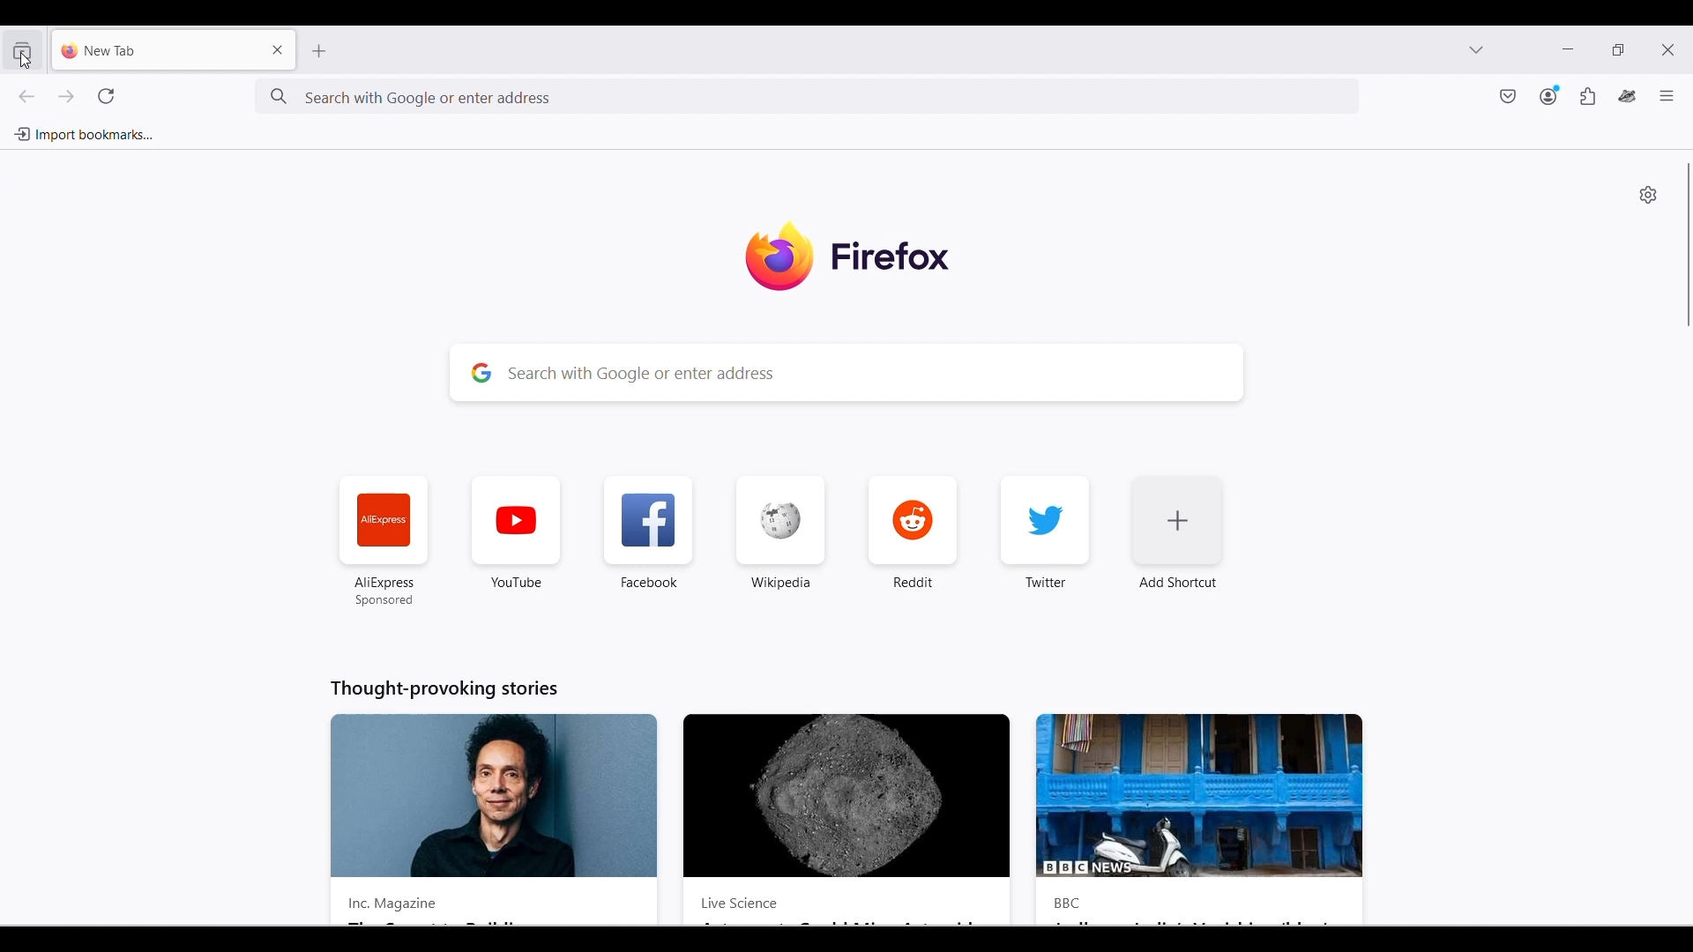 The image size is (1693, 952). I want to click on Search with Google or enter address, so click(848, 373).